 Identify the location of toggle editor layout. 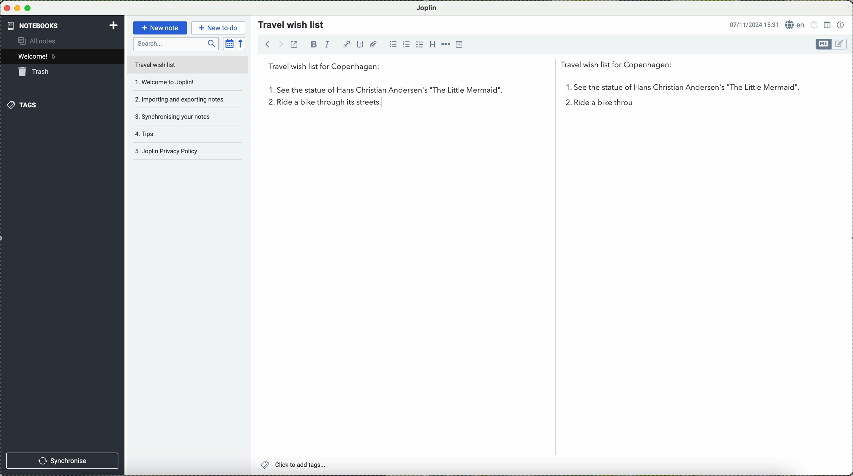
(827, 25).